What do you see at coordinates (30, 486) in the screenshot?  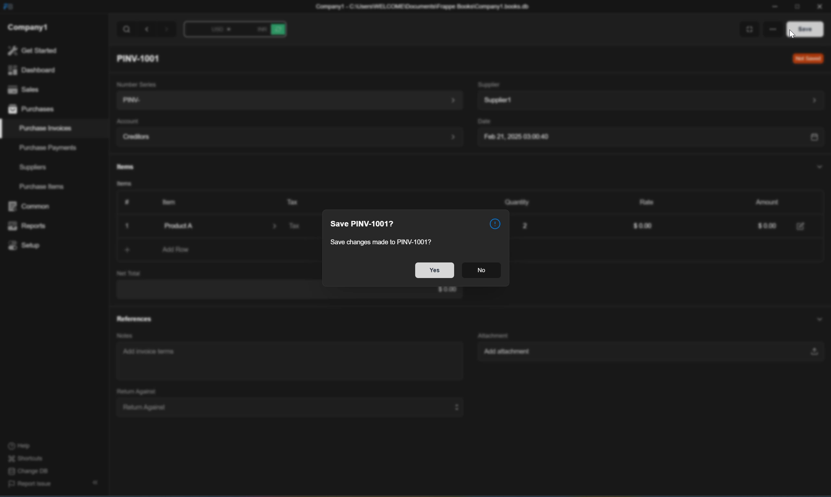 I see `report issue` at bounding box center [30, 486].